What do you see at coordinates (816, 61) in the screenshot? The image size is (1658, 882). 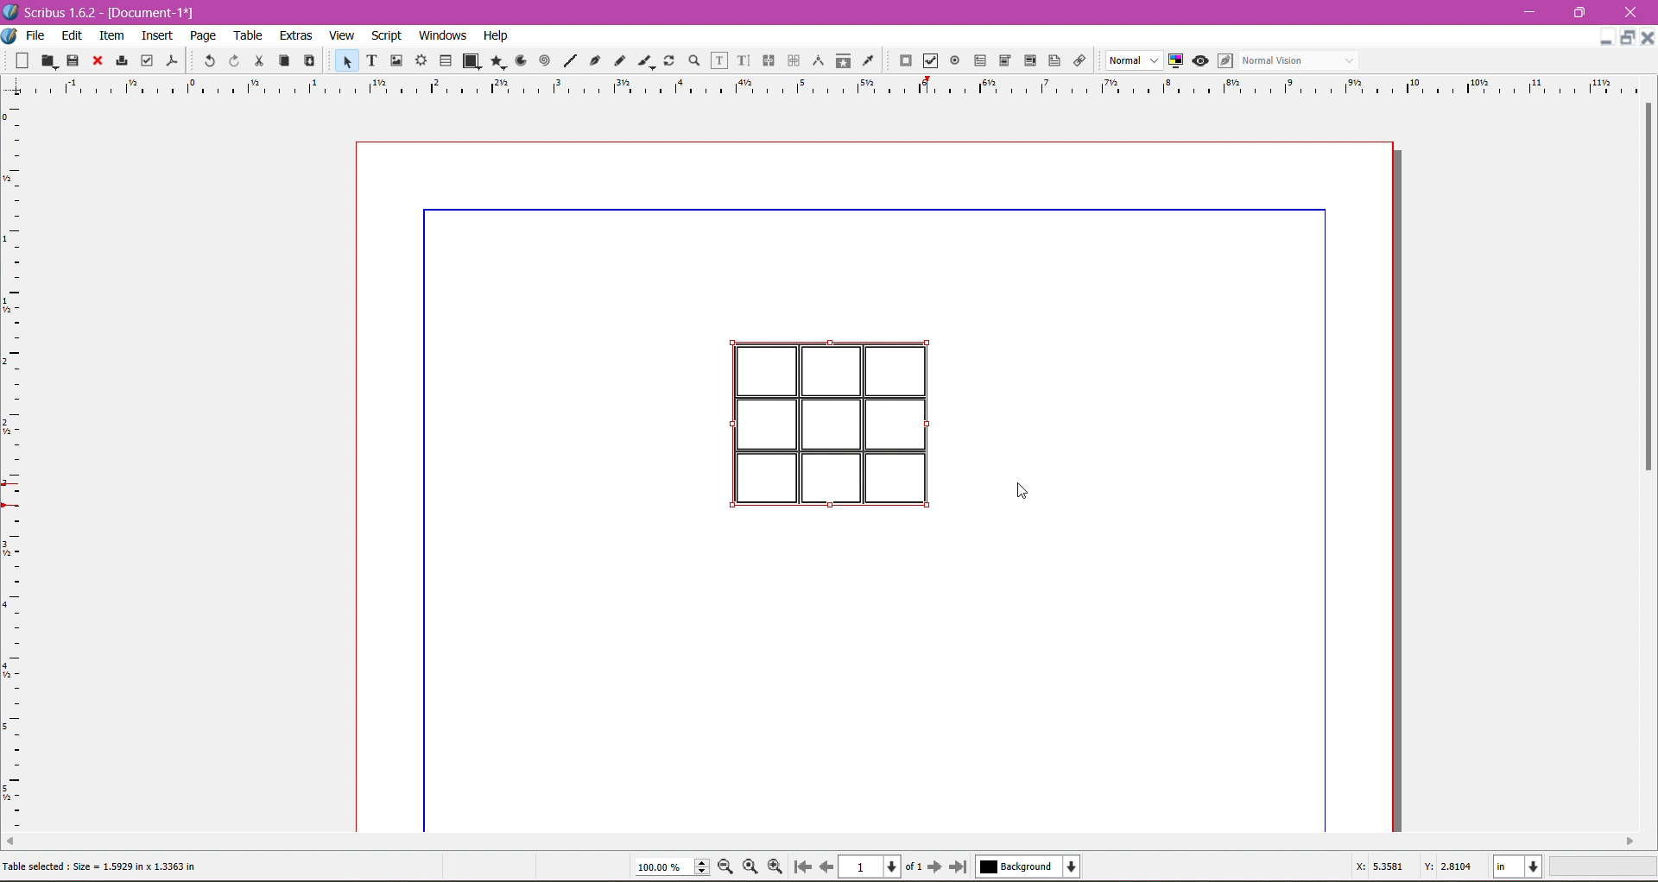 I see `Measurements` at bounding box center [816, 61].